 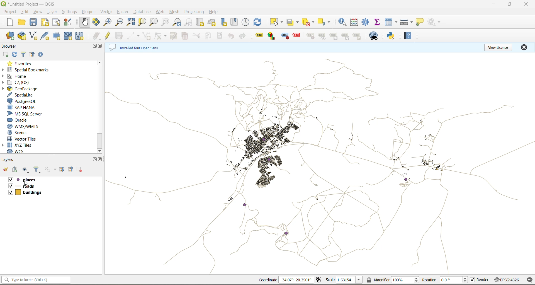 What do you see at coordinates (25, 108) in the screenshot?
I see `sap hana` at bounding box center [25, 108].